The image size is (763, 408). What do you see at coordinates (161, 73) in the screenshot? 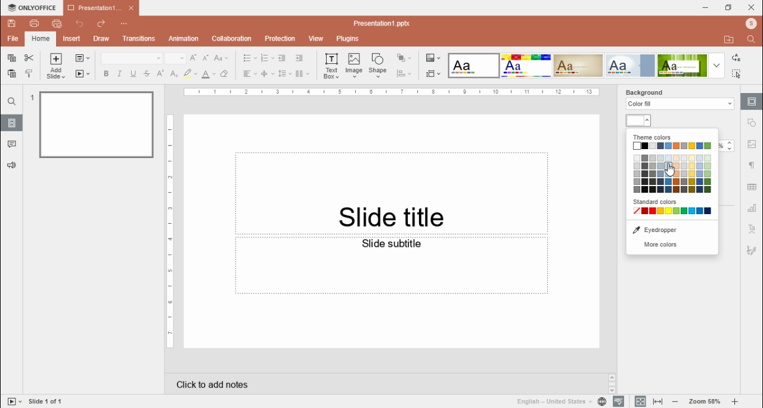
I see `superscript` at bounding box center [161, 73].